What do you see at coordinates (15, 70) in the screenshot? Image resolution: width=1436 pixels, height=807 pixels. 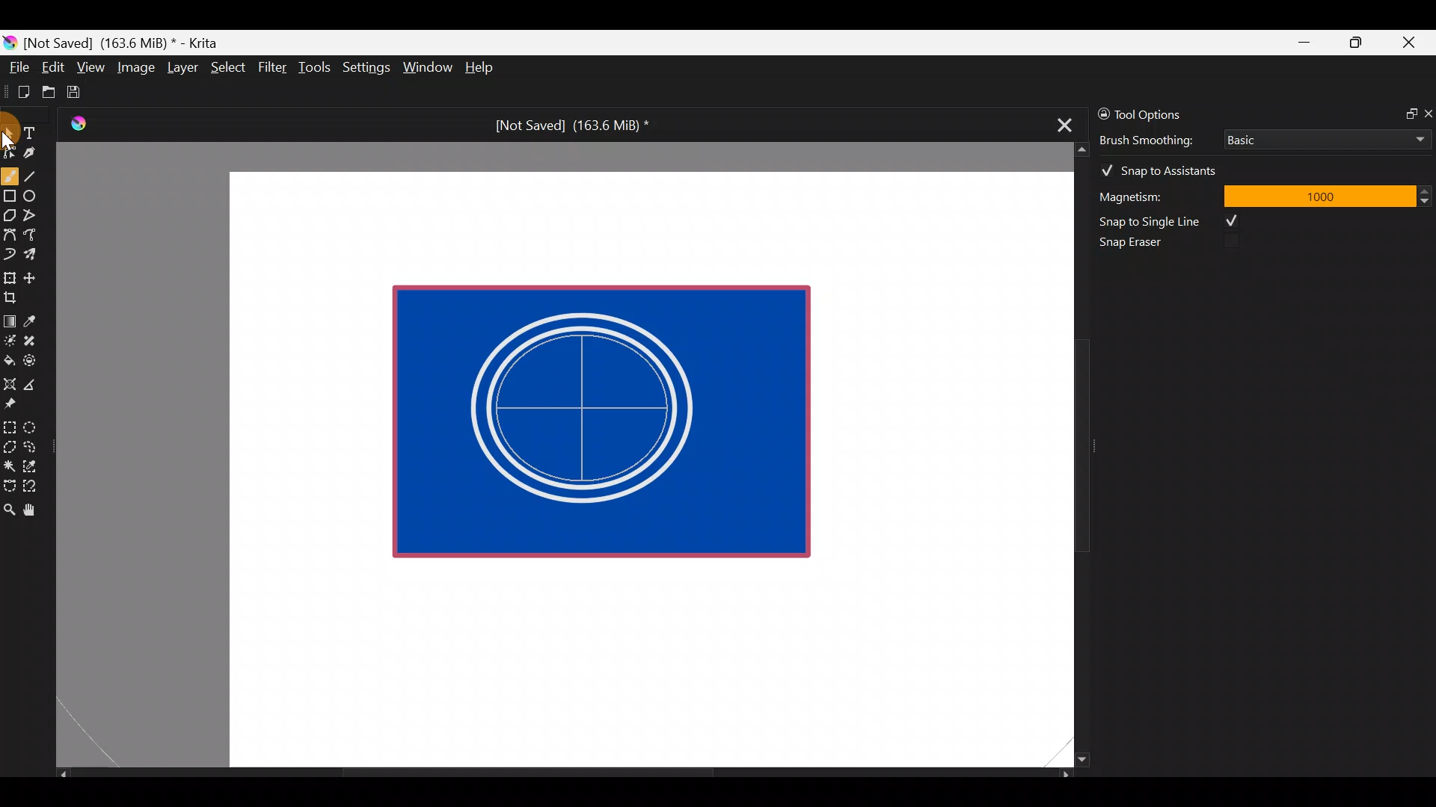 I see `File` at bounding box center [15, 70].